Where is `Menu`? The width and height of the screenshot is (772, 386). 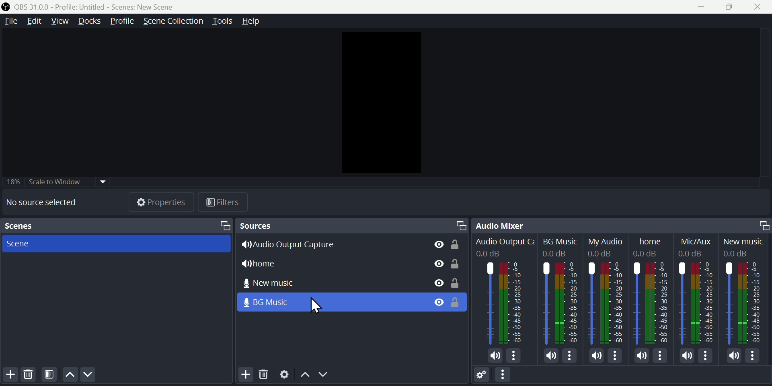 Menu is located at coordinates (461, 223).